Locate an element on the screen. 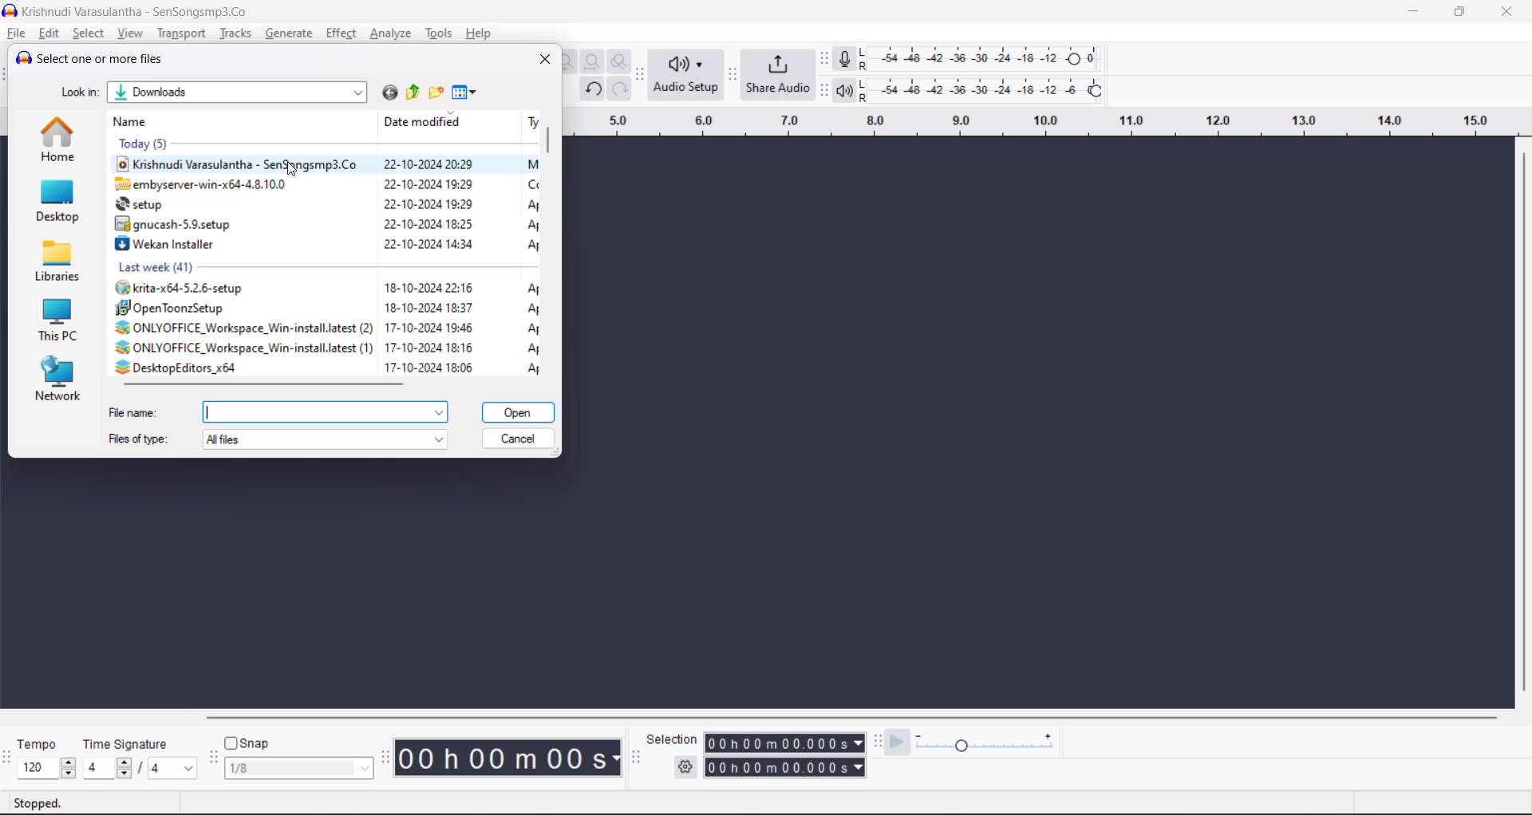 The height and width of the screenshot is (815, 1532). selection settings is located at coordinates (685, 766).